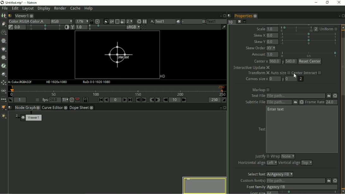  I want to click on Checkerboard, so click(144, 27).